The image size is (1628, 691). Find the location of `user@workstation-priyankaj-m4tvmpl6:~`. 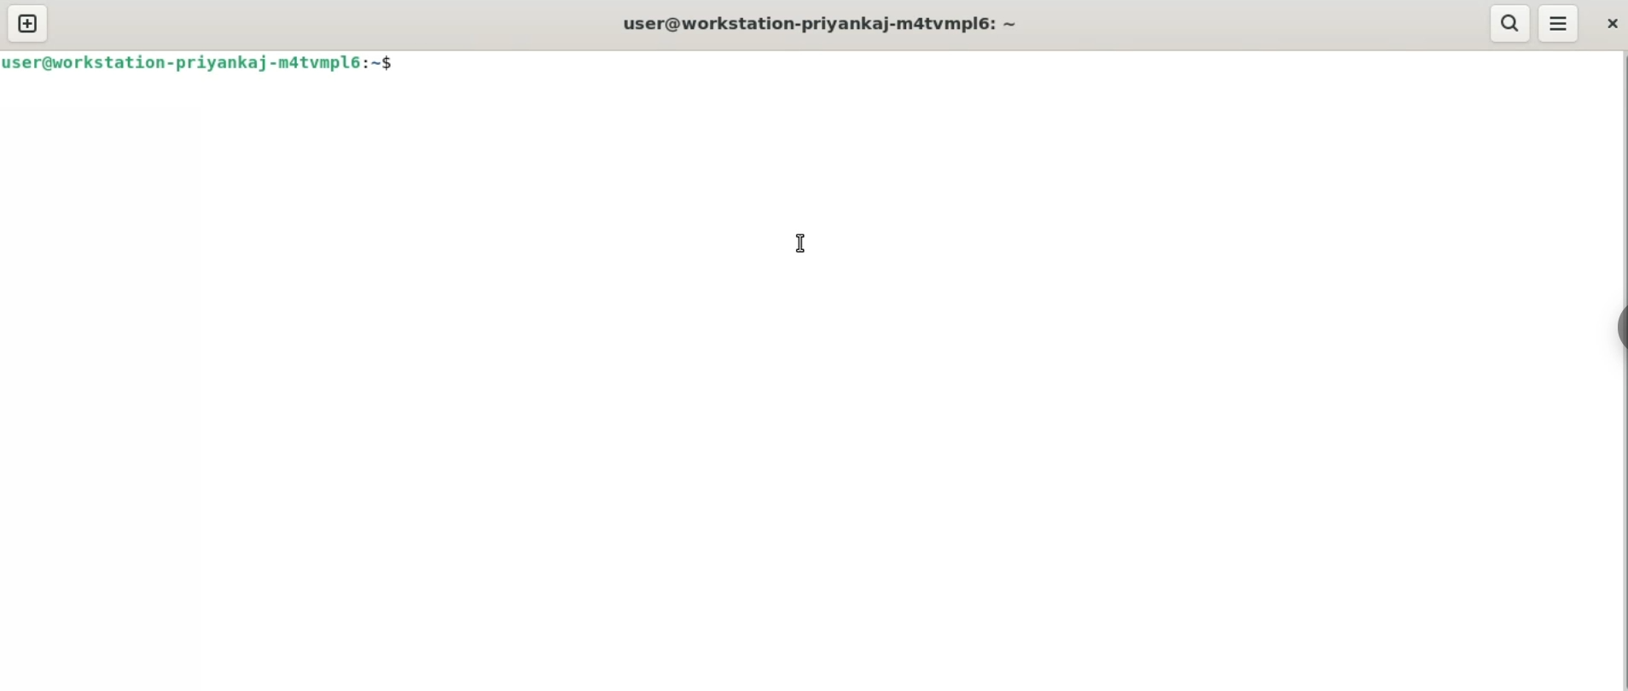

user@workstation-priyankaj-m4tvmpl6:~ is located at coordinates (820, 23).